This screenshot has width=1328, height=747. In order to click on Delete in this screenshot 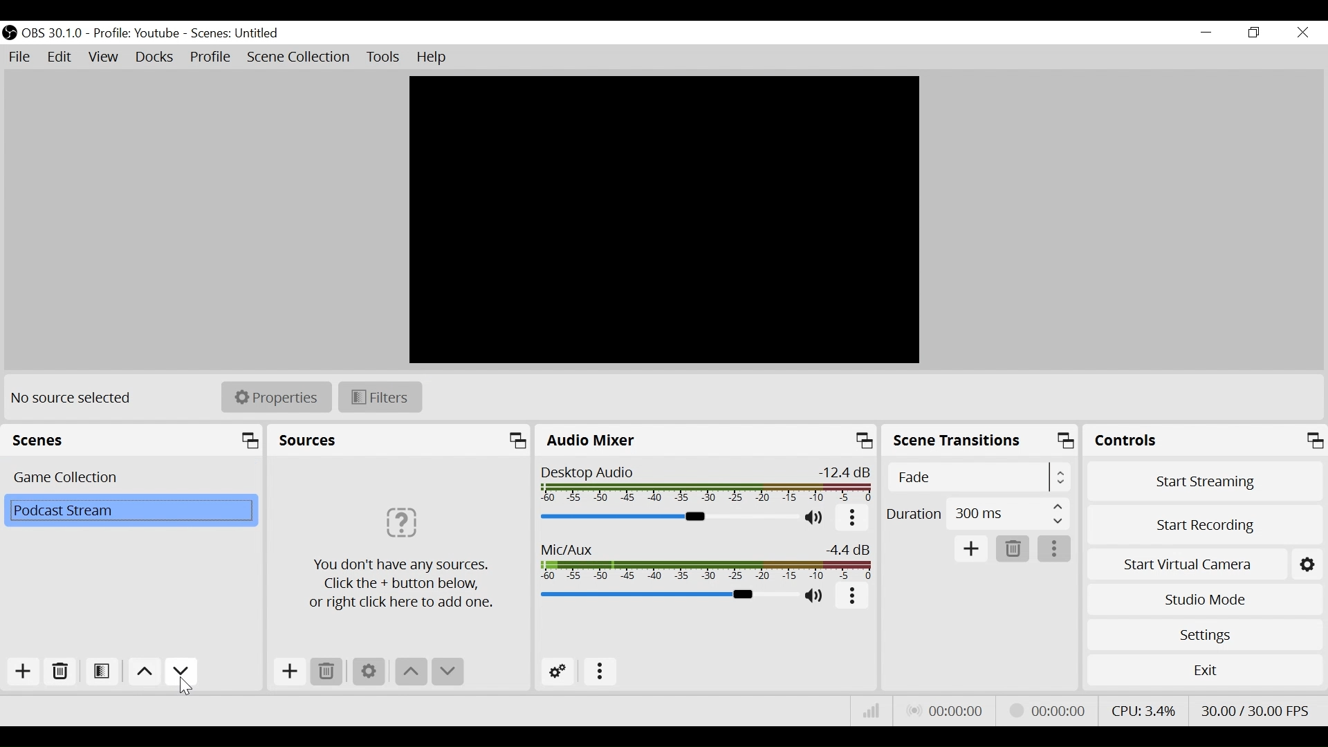, I will do `click(1013, 549)`.